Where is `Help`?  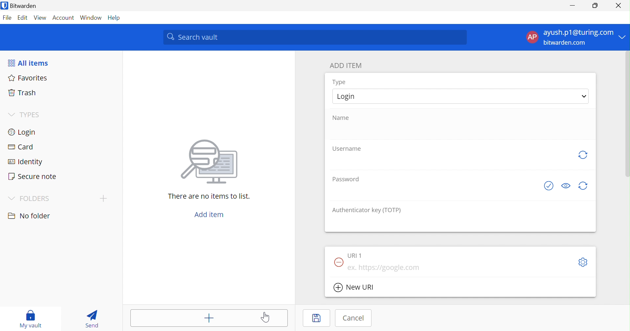
Help is located at coordinates (116, 18).